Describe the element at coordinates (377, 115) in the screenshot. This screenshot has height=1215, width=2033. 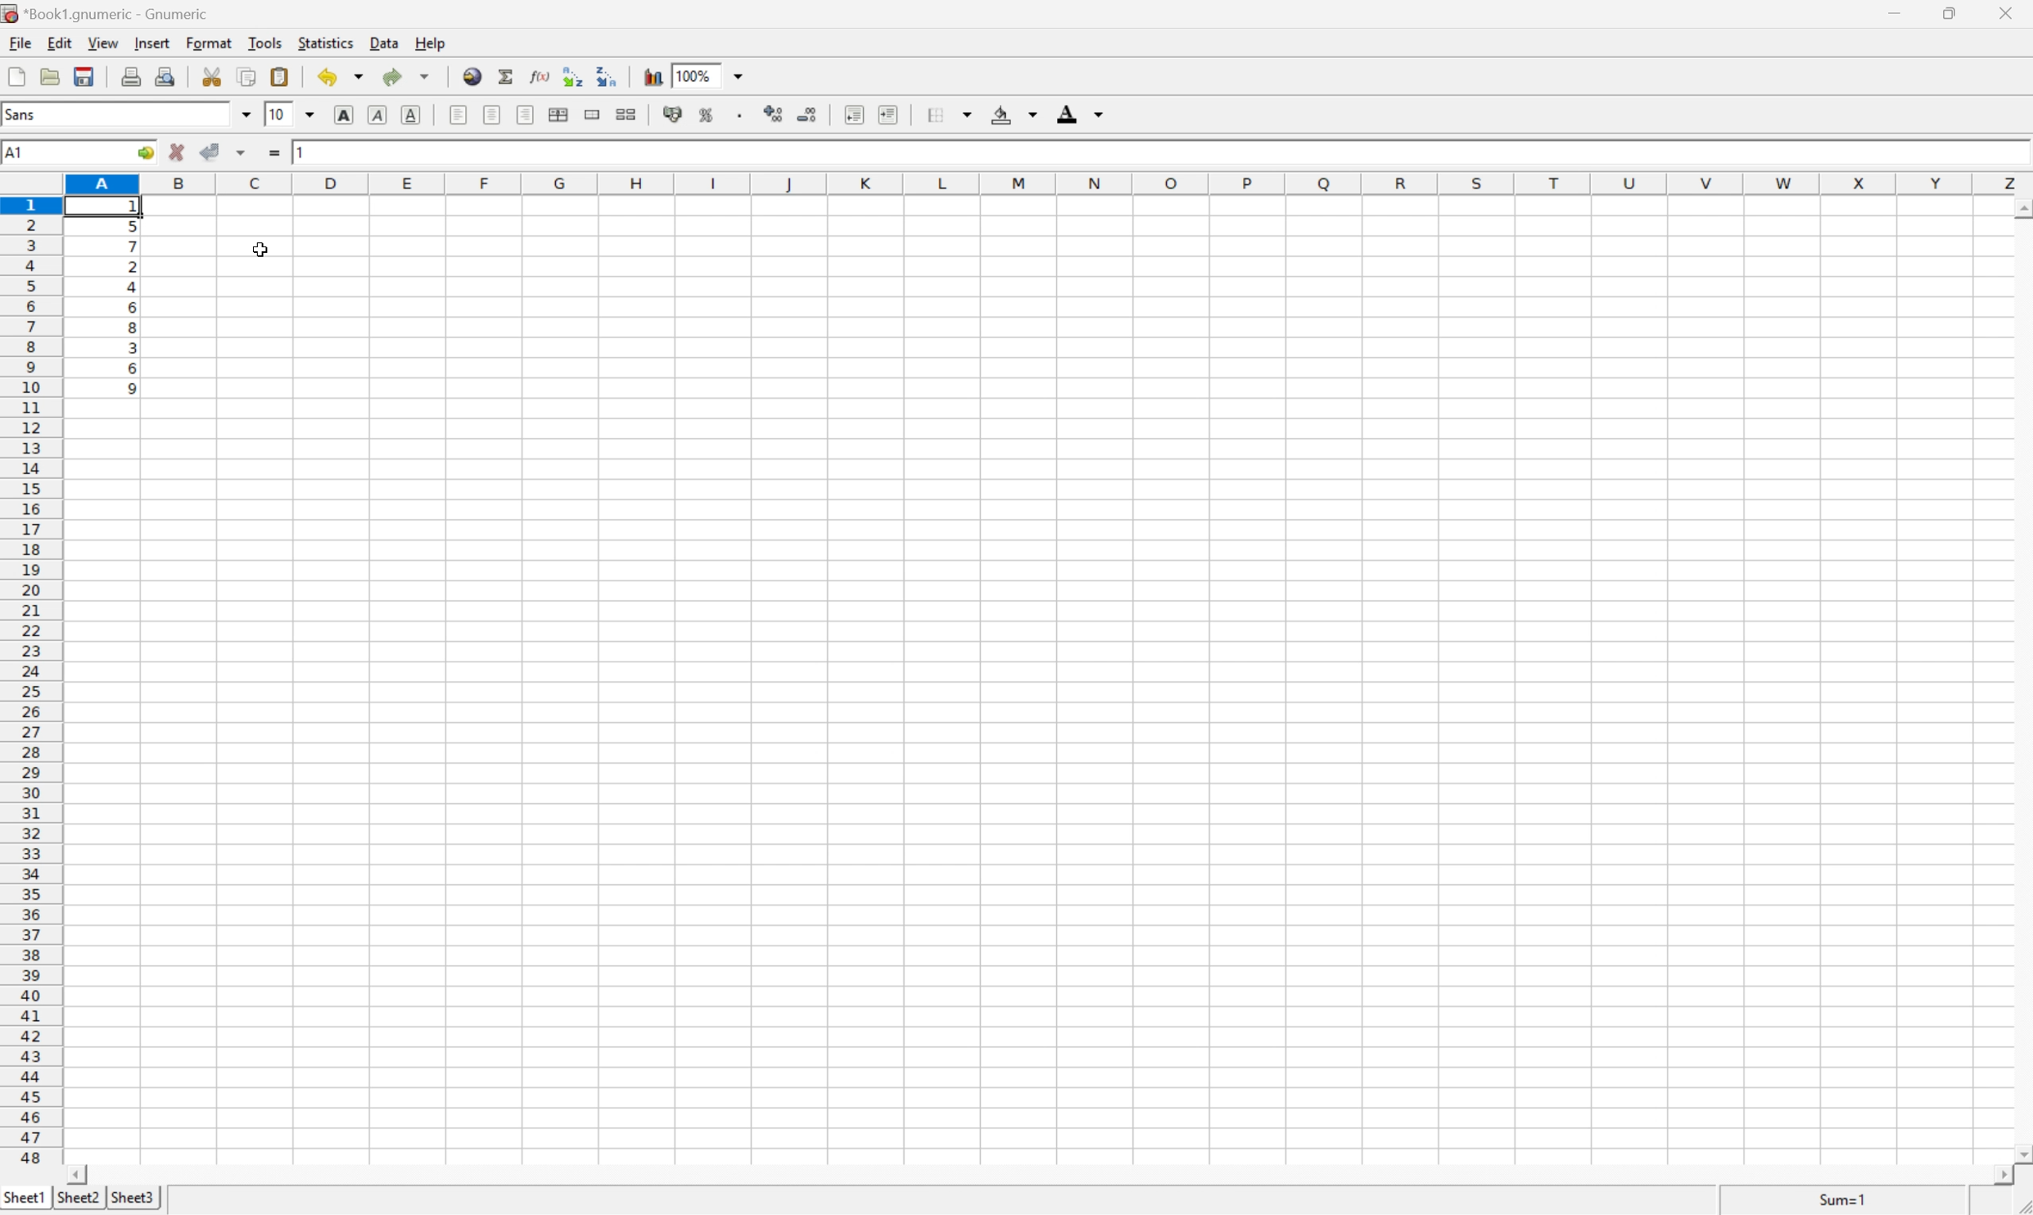
I see `italic` at that location.